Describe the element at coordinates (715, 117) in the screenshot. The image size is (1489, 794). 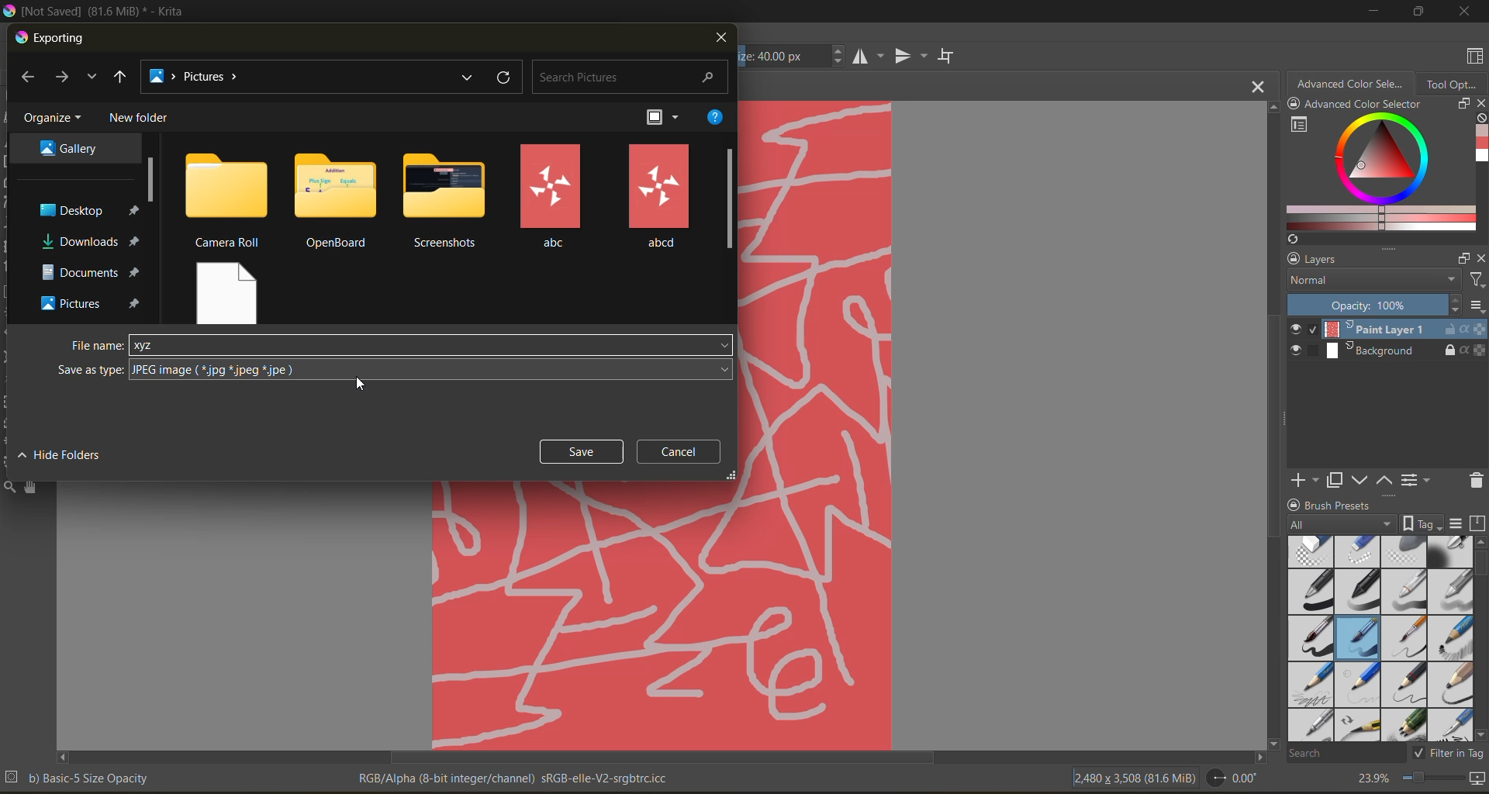
I see `help` at that location.